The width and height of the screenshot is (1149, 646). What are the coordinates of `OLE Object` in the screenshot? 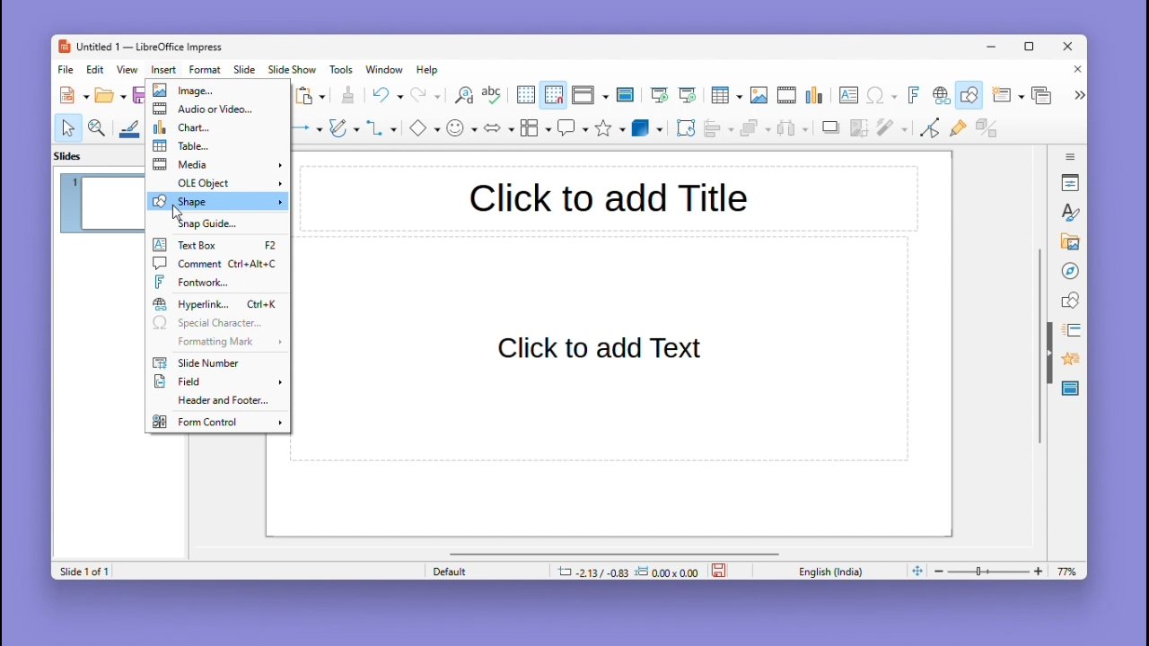 It's located at (217, 182).